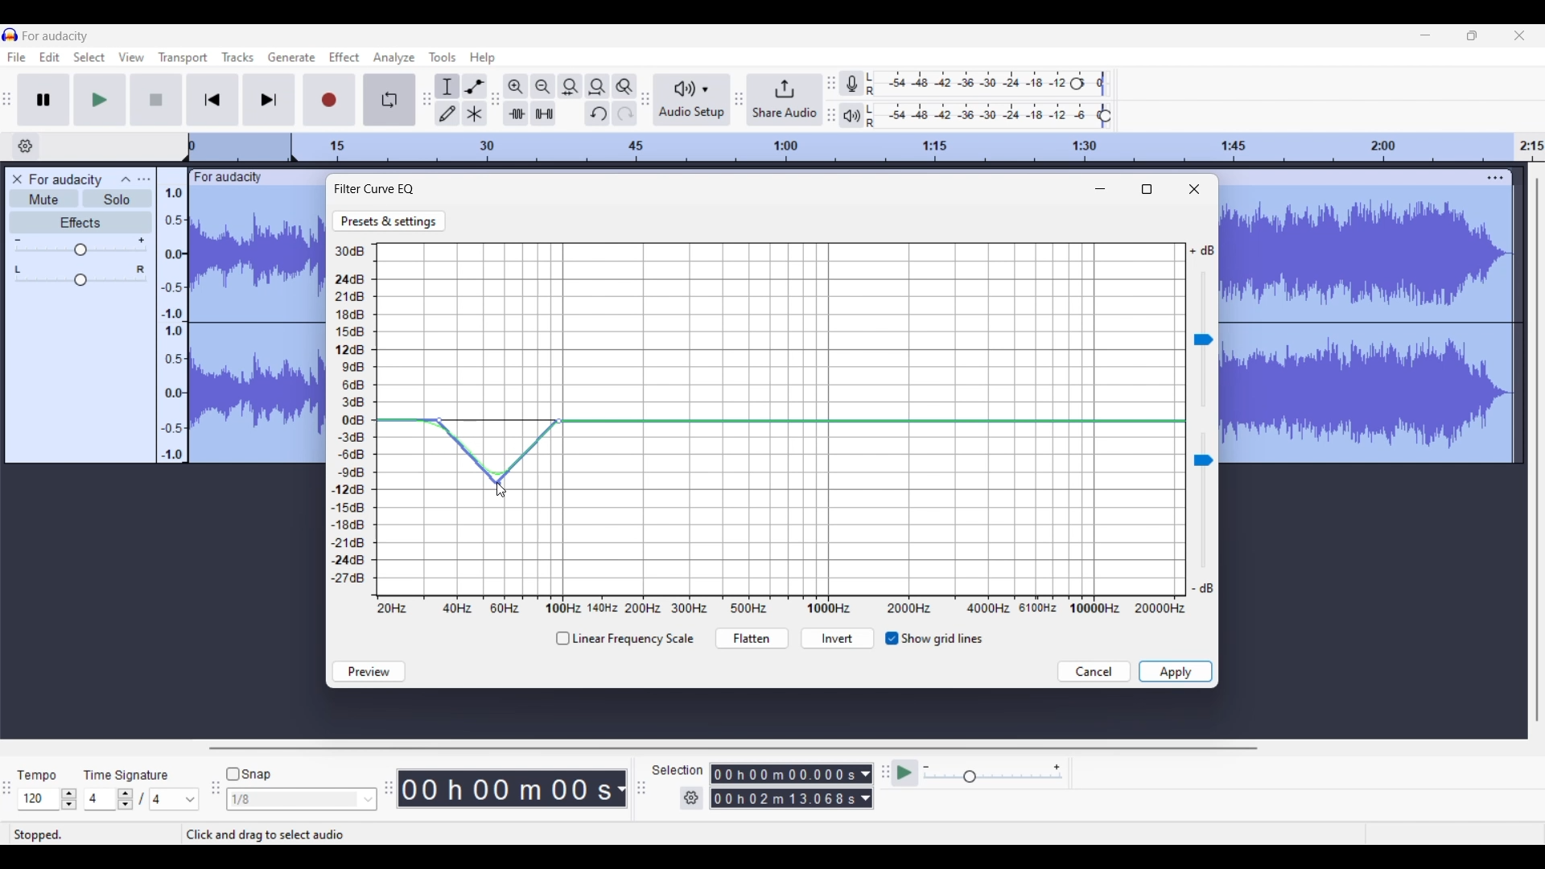 This screenshot has height=869, width=1545. What do you see at coordinates (570, 86) in the screenshot?
I see `Fit selection to width` at bounding box center [570, 86].